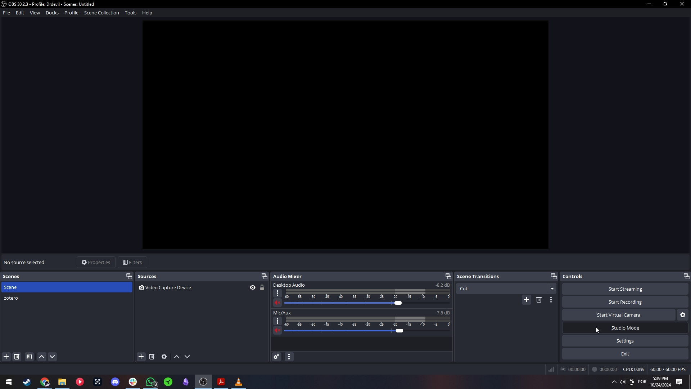  I want to click on Controls, so click(622, 276).